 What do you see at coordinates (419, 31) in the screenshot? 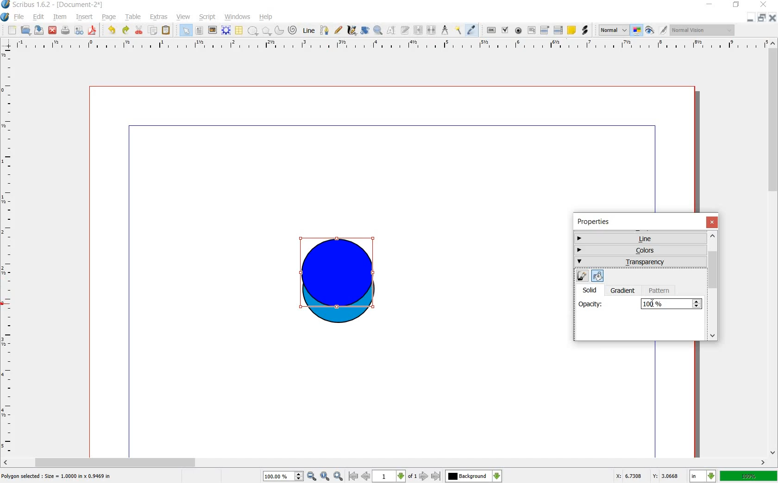
I see `link text frames` at bounding box center [419, 31].